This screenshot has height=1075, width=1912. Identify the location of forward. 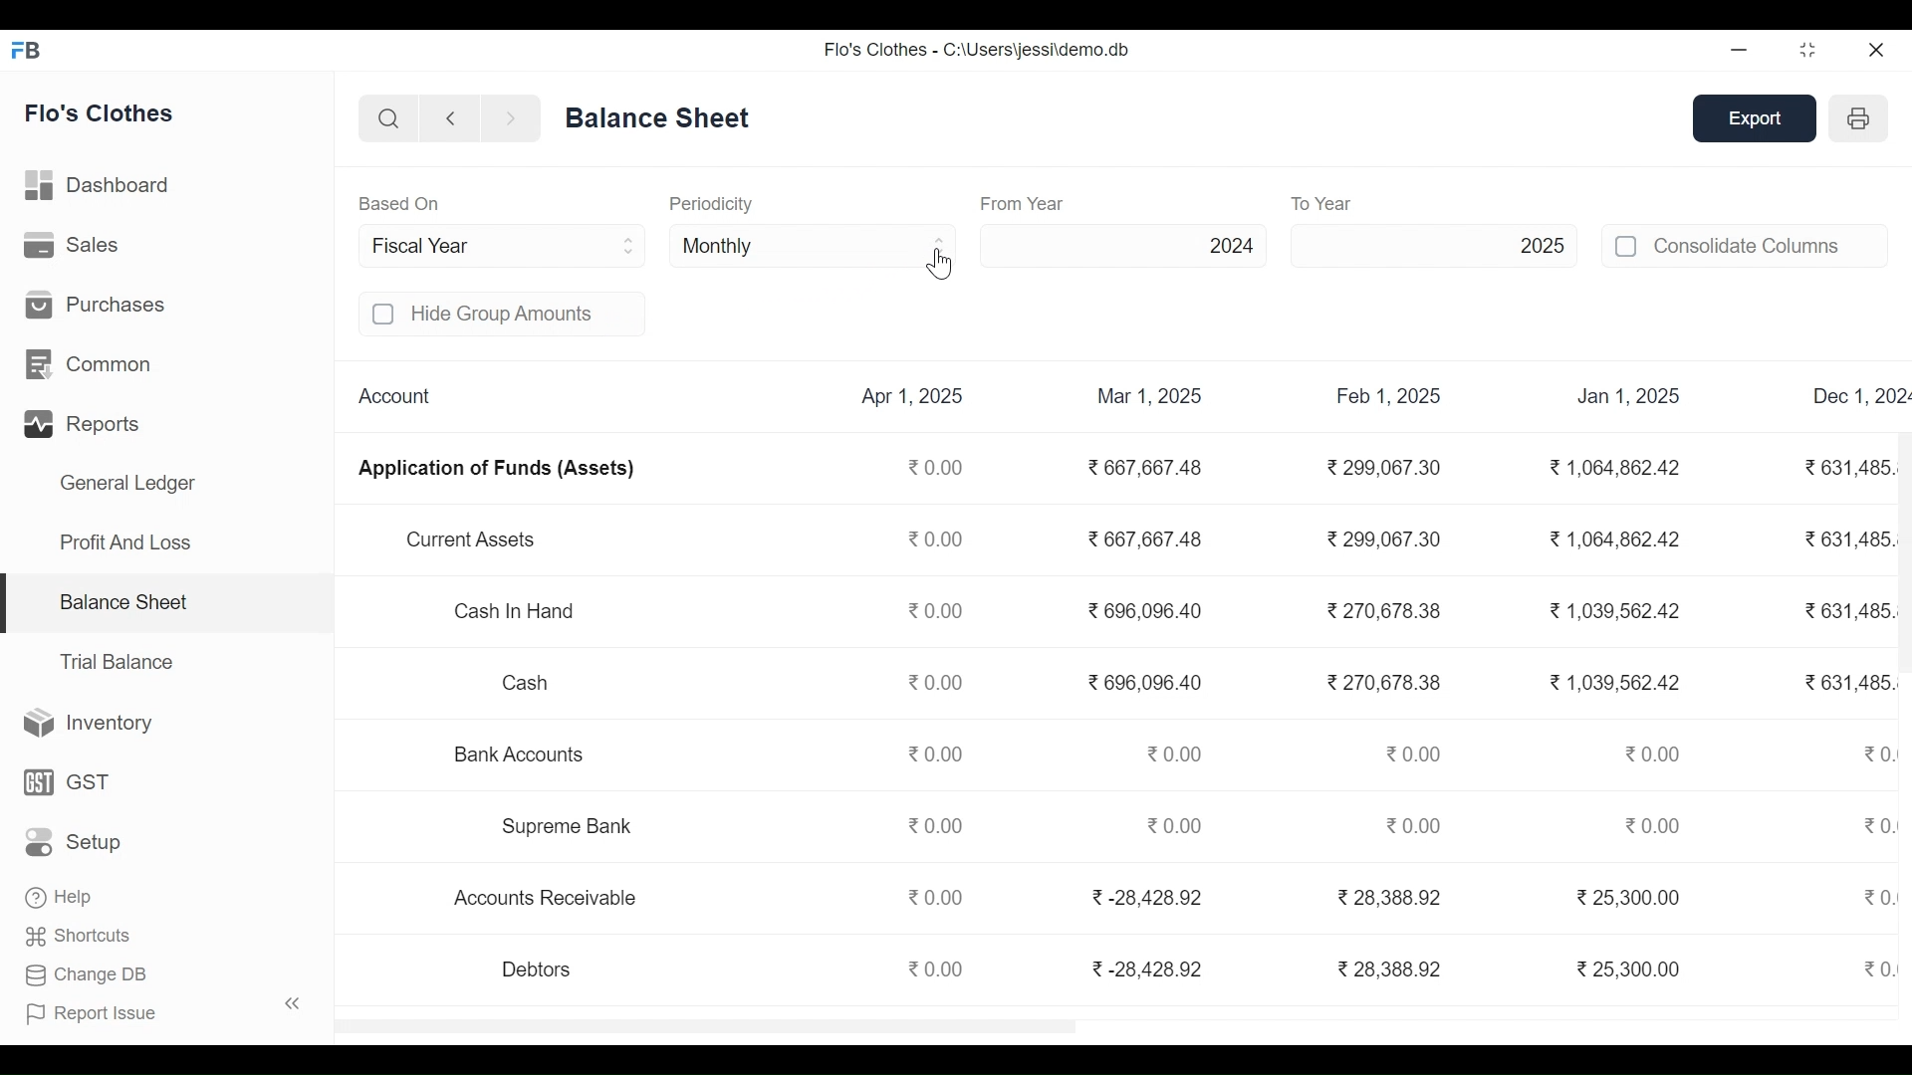
(511, 119).